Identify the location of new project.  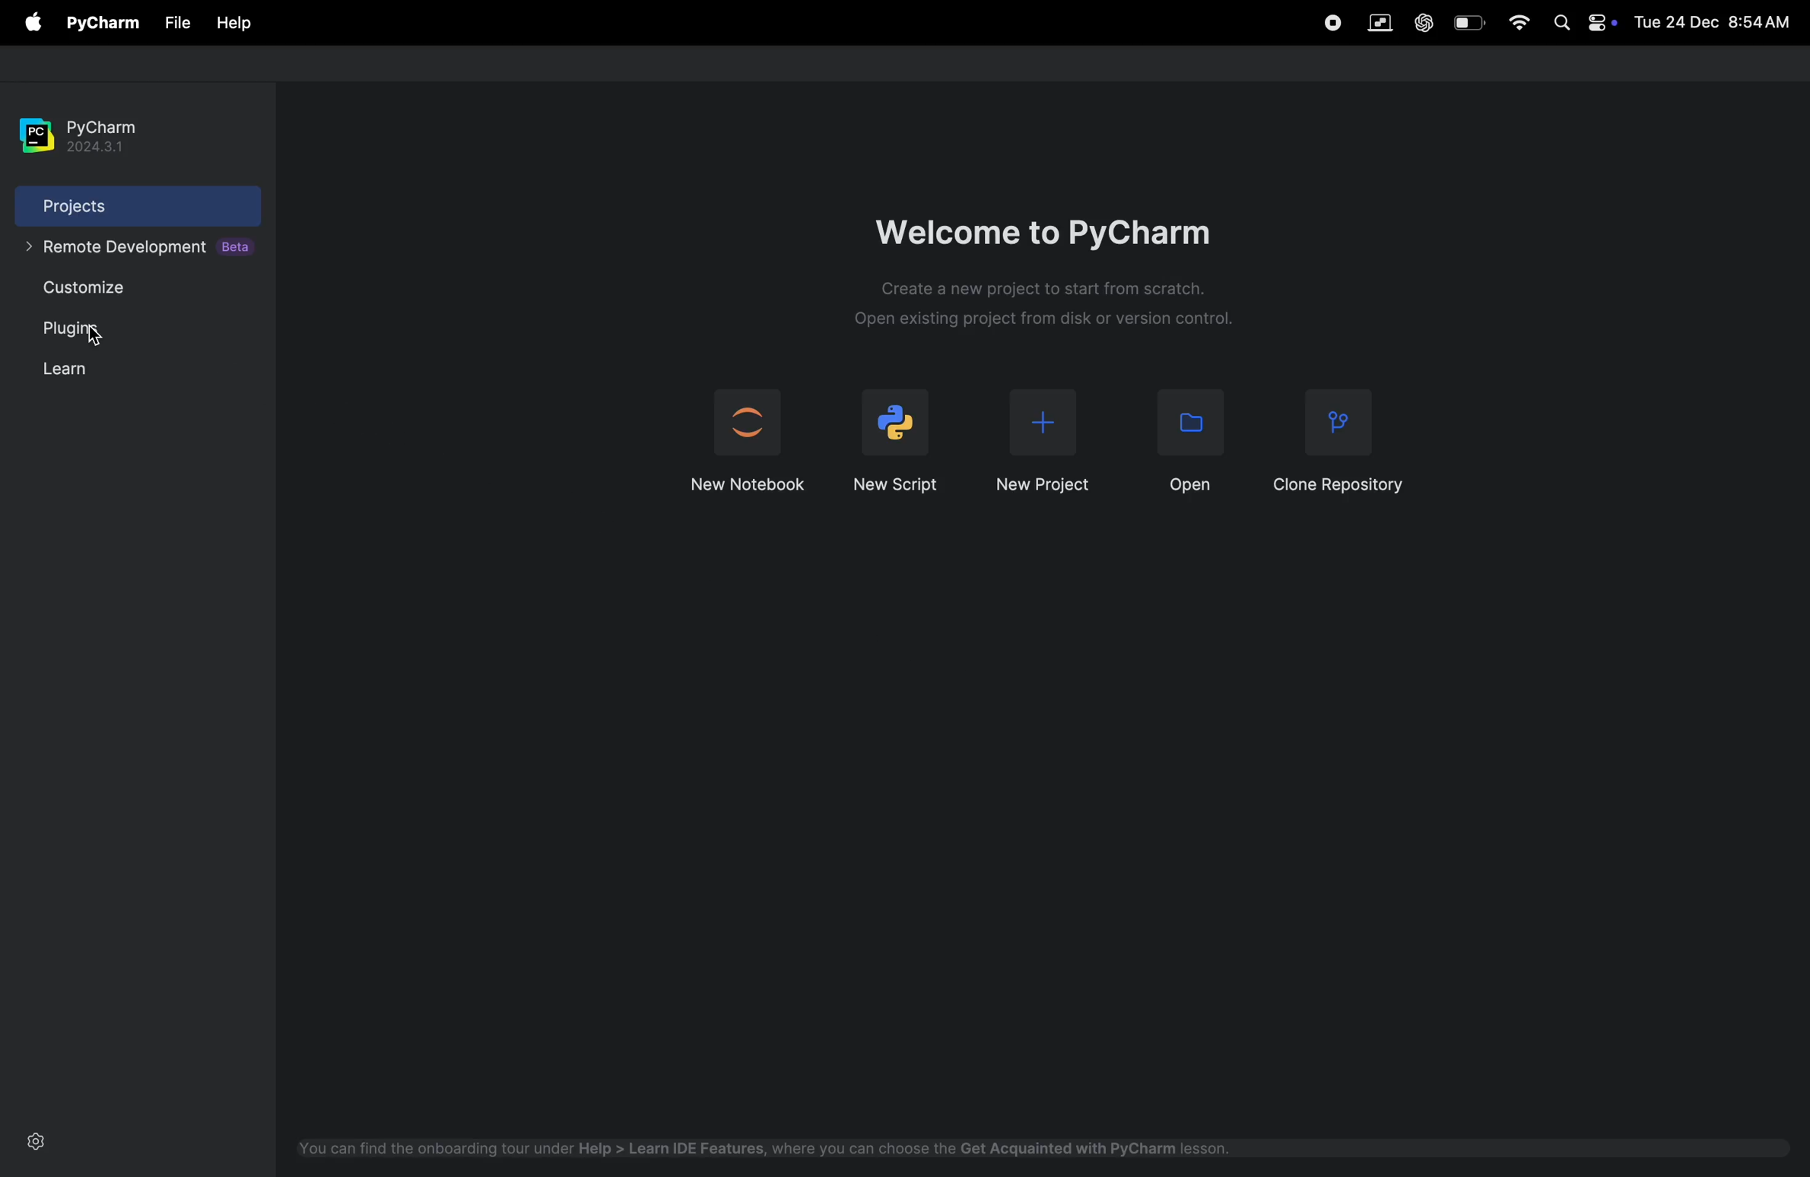
(1049, 435).